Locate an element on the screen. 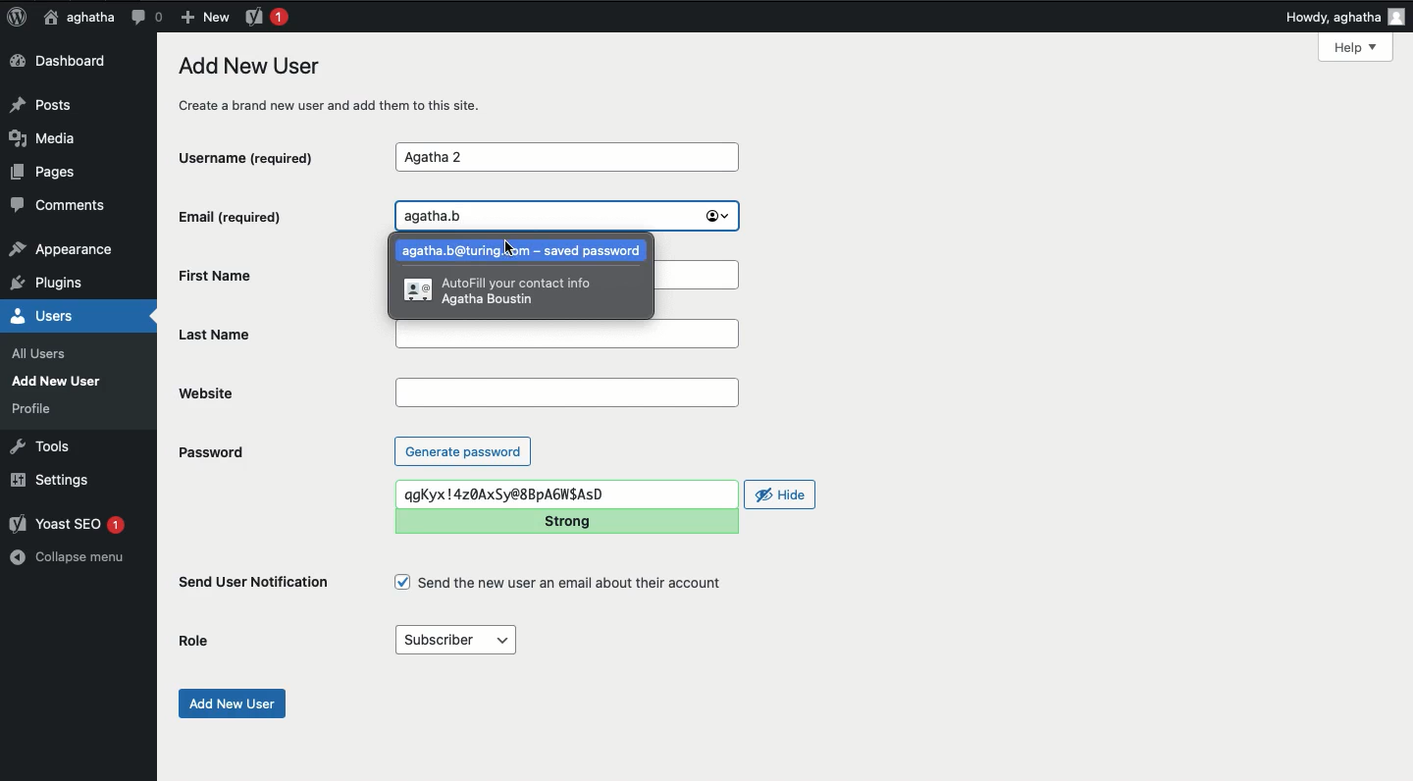 The height and width of the screenshot is (781, 1413). Generate password is located at coordinates (463, 450).